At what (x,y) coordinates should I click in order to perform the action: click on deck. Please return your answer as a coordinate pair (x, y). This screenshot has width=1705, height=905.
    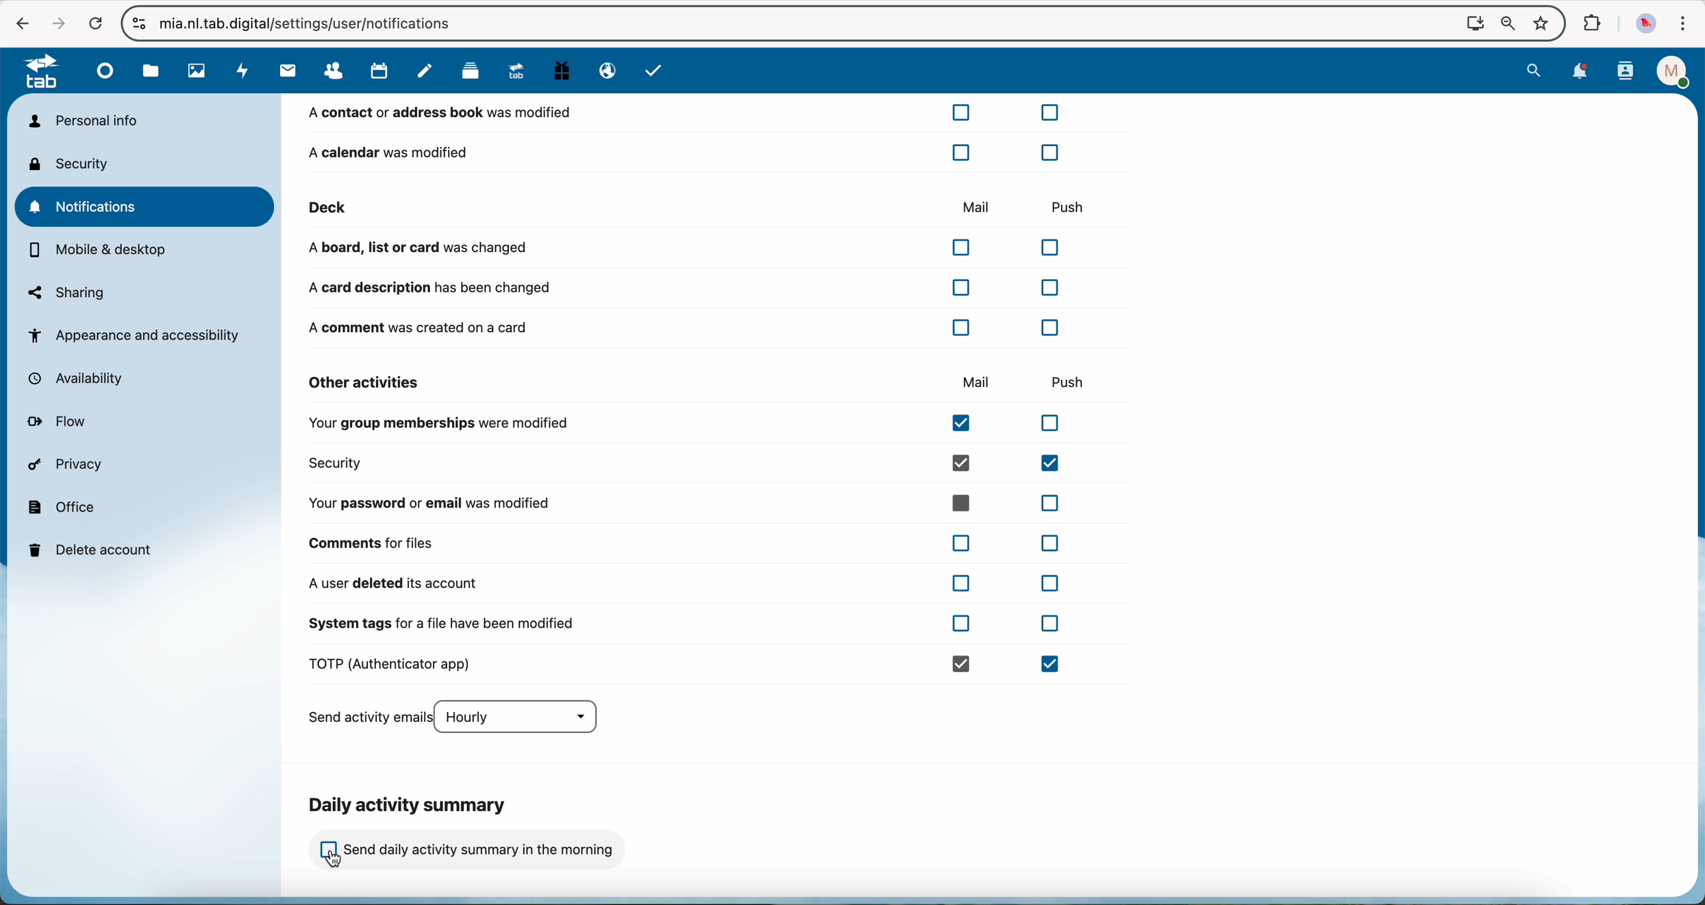
    Looking at the image, I should click on (539, 207).